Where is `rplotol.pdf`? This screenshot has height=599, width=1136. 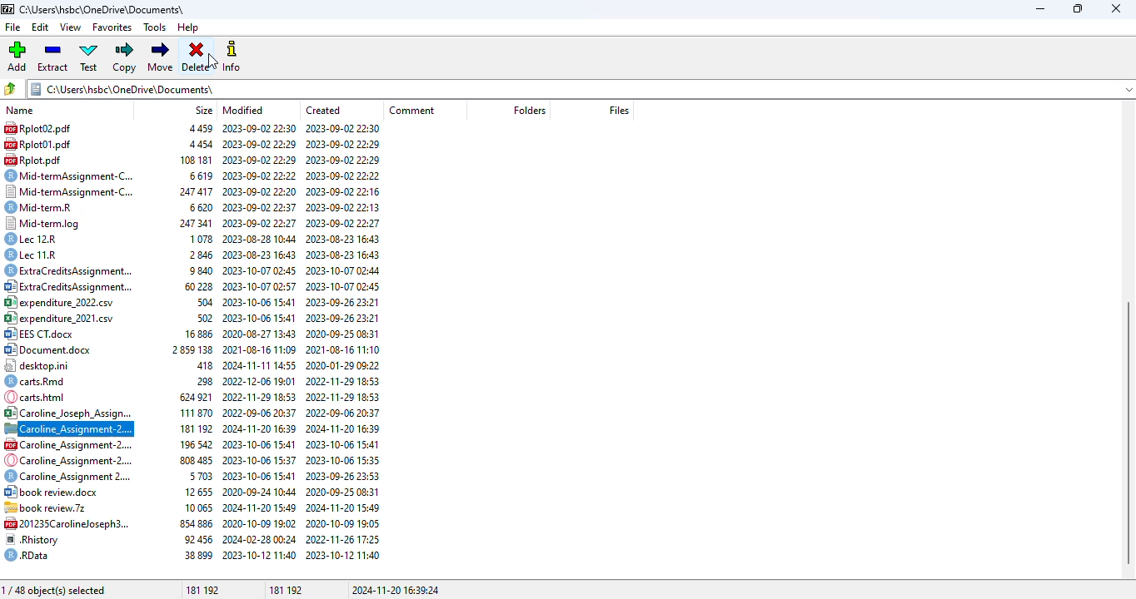
rplotol.pdf is located at coordinates (42, 145).